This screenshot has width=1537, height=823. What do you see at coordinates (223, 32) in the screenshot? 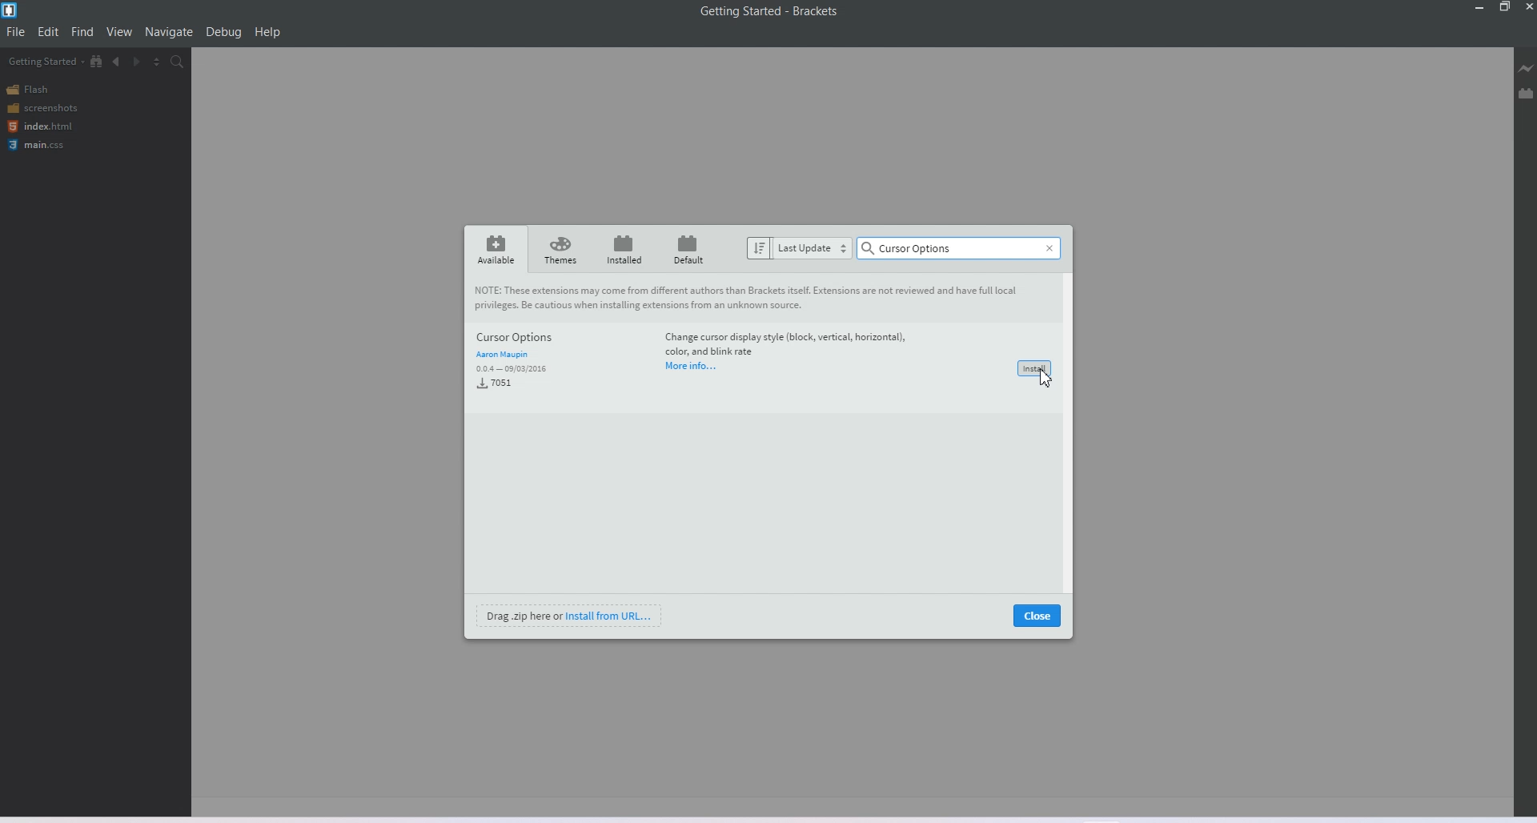
I see `Debug` at bounding box center [223, 32].